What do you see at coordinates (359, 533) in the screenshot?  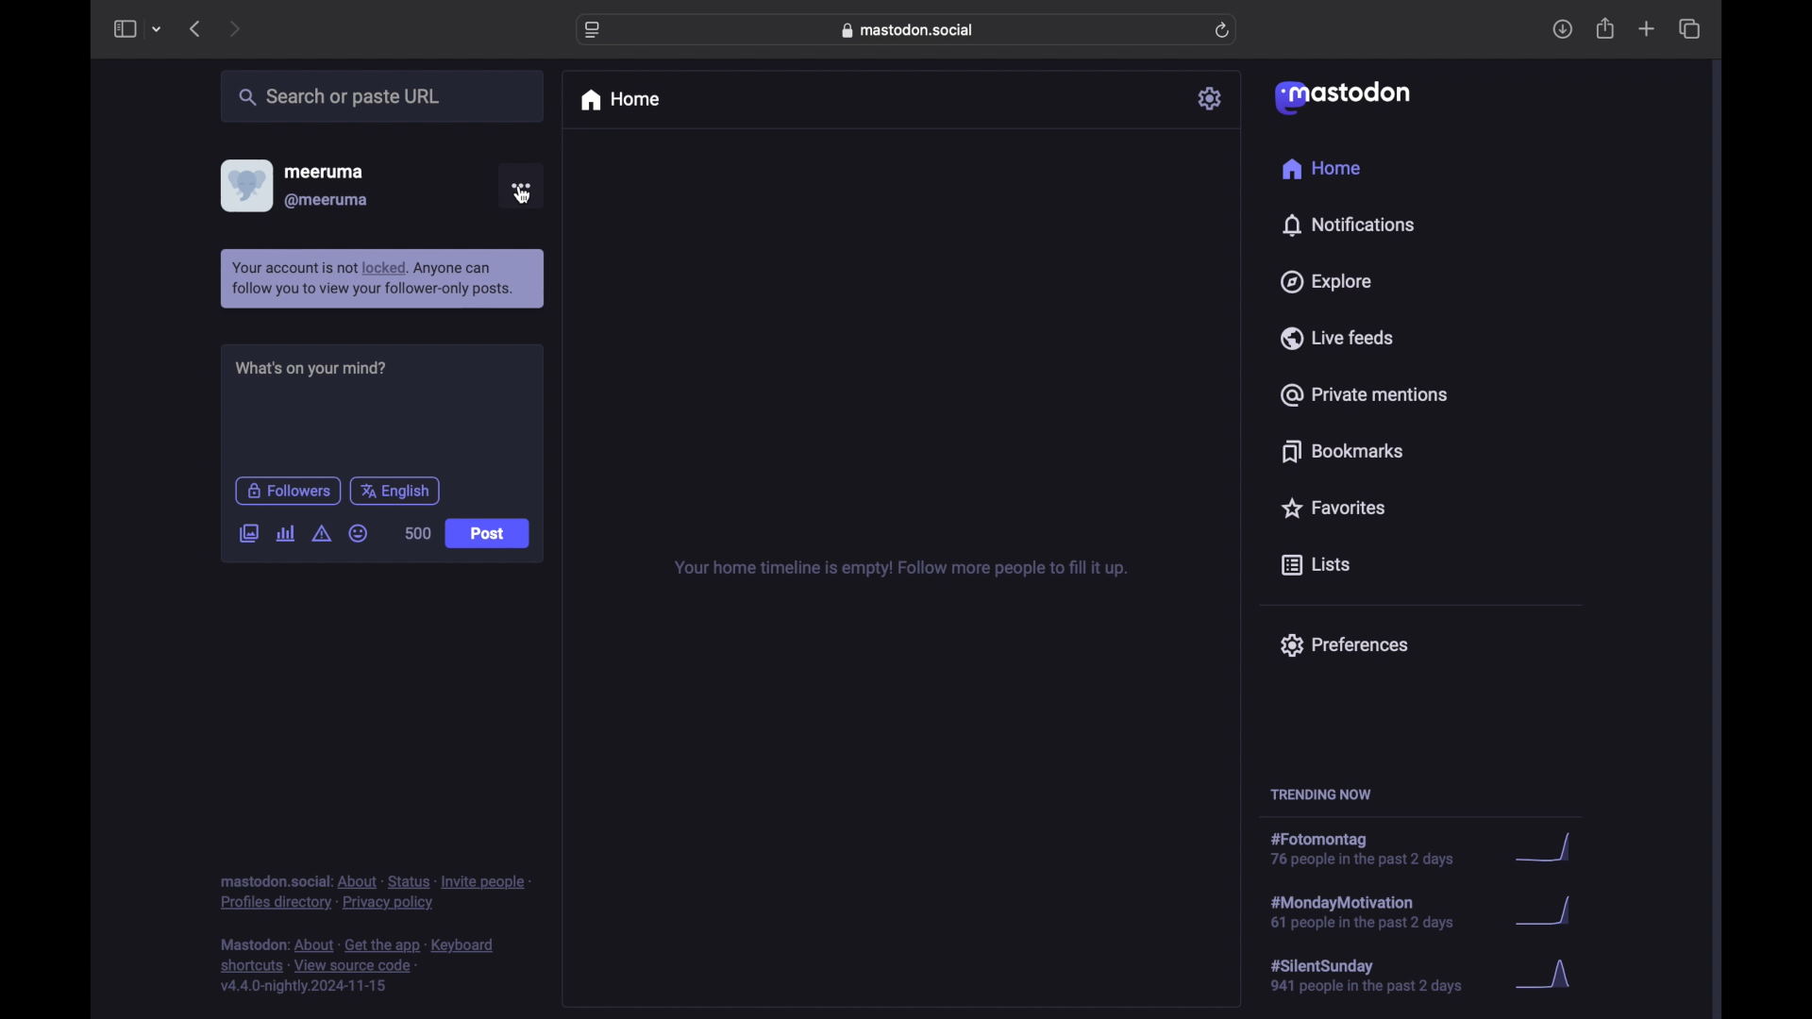 I see `emoji` at bounding box center [359, 533].